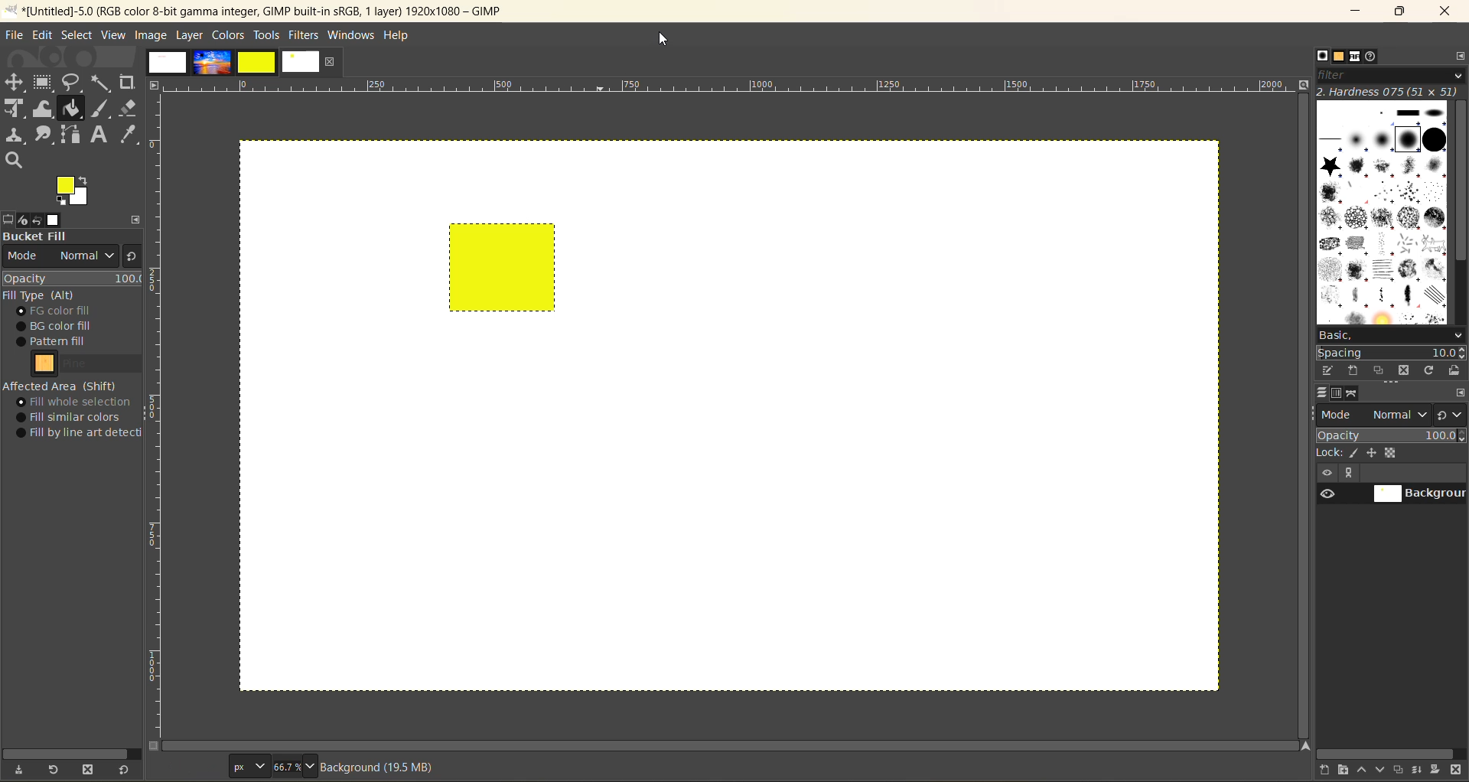  What do you see at coordinates (1357, 57) in the screenshot?
I see `fonts` at bounding box center [1357, 57].